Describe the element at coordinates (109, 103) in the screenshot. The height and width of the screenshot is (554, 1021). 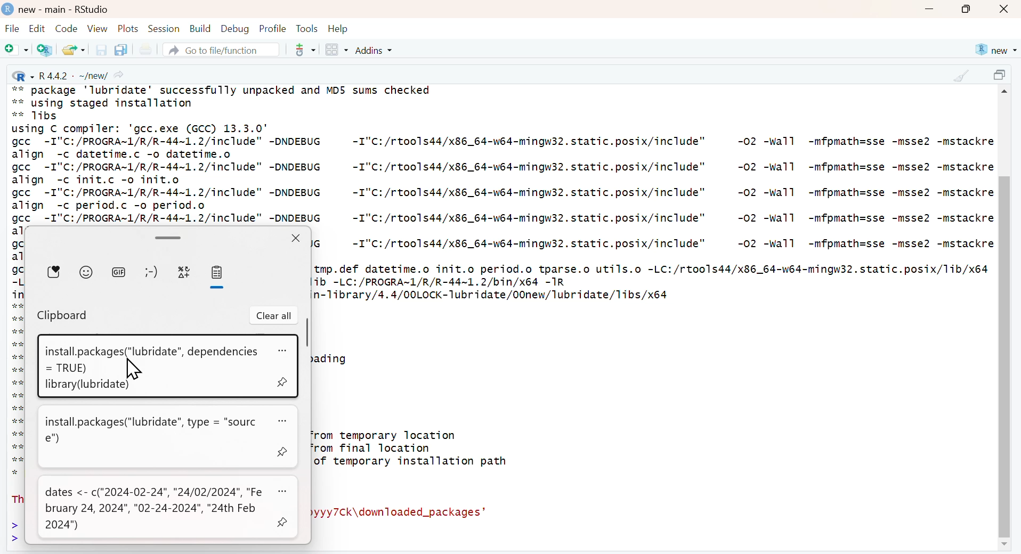
I see `** using staged installation` at that location.